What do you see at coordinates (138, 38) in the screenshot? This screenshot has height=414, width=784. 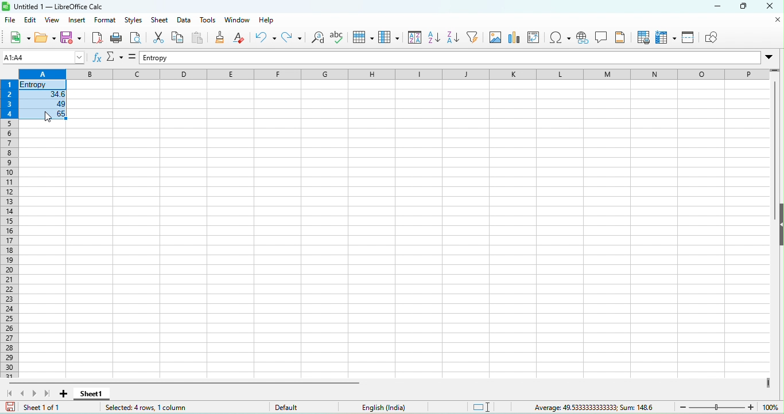 I see `print preview` at bounding box center [138, 38].